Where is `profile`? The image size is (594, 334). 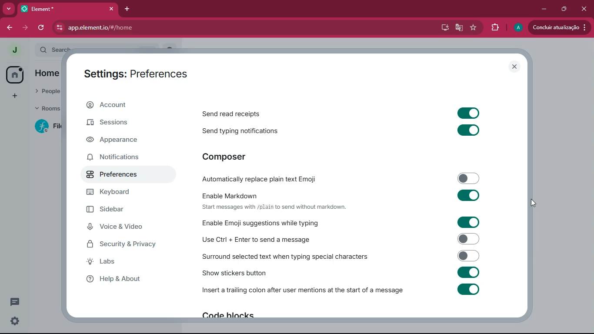 profile is located at coordinates (517, 27).